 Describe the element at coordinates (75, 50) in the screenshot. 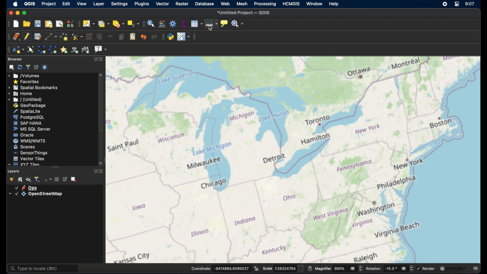

I see `create text annotation along line` at that location.